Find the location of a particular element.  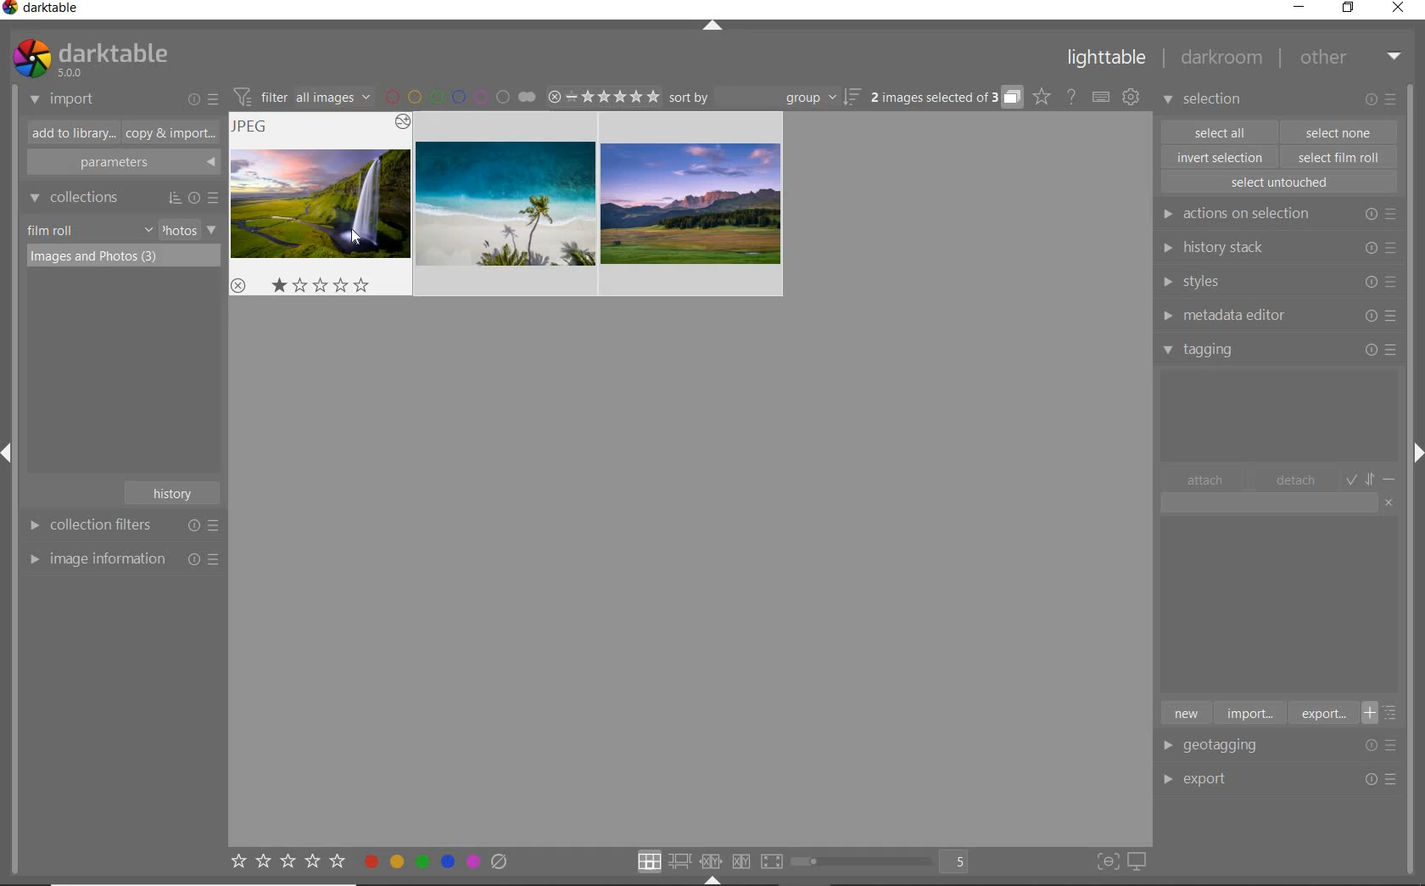

images is located at coordinates (506, 204).